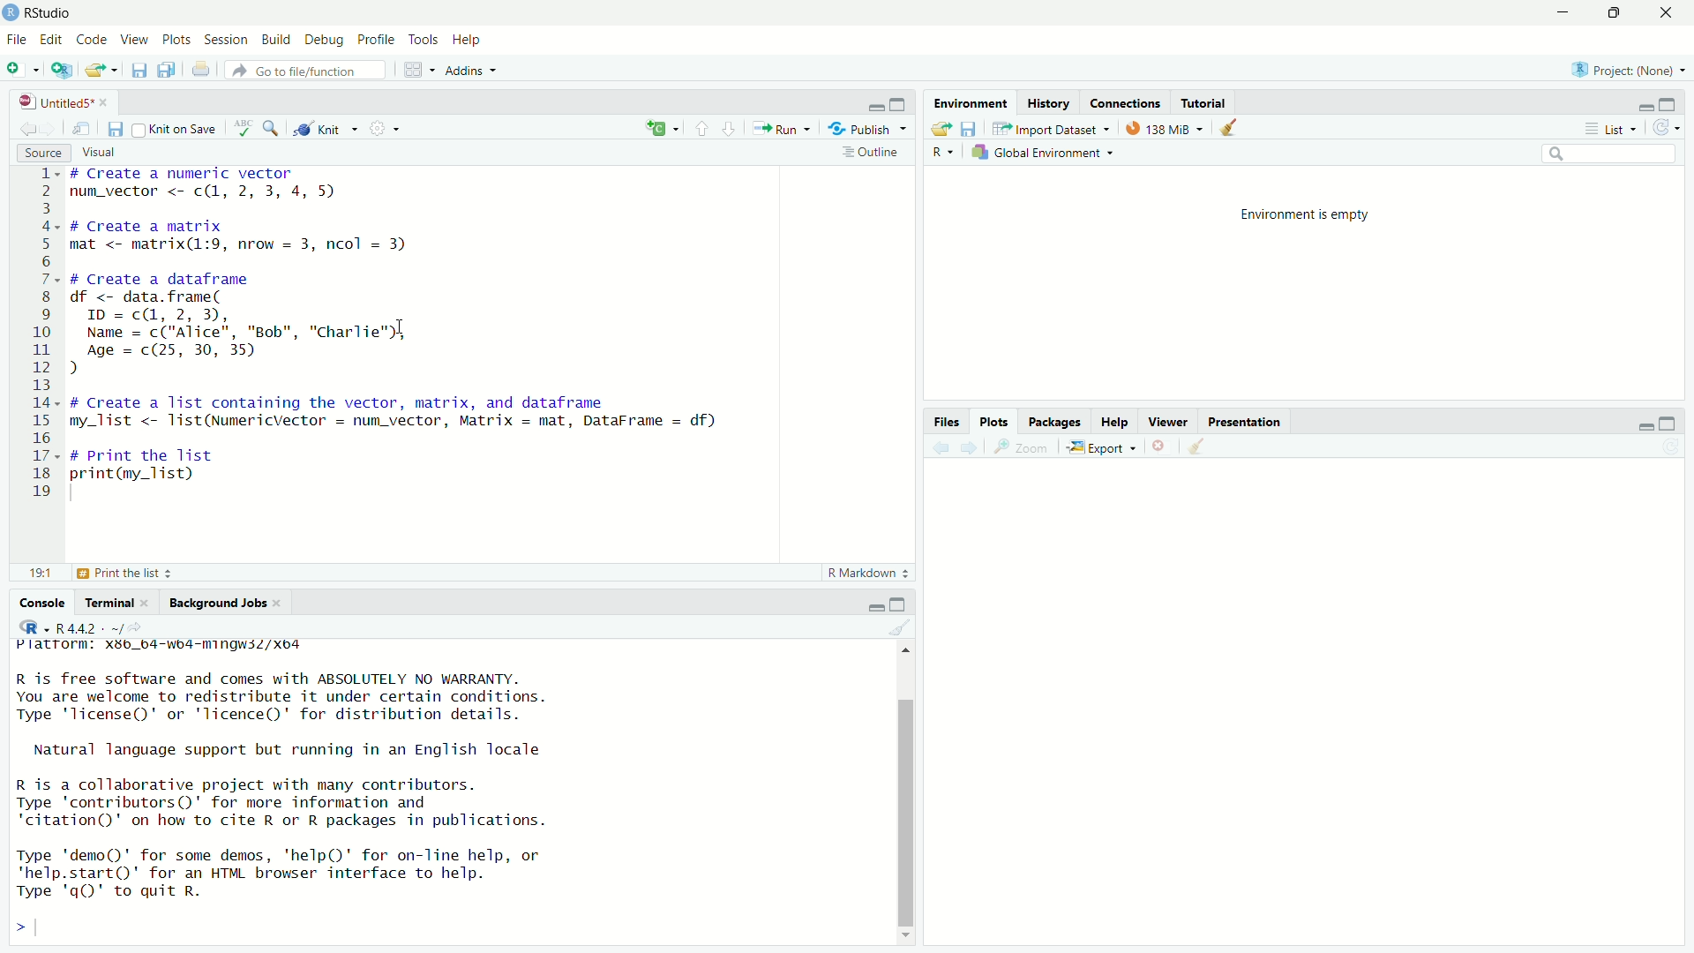 The height and width of the screenshot is (953, 1694). Describe the element at coordinates (279, 39) in the screenshot. I see `Build` at that location.